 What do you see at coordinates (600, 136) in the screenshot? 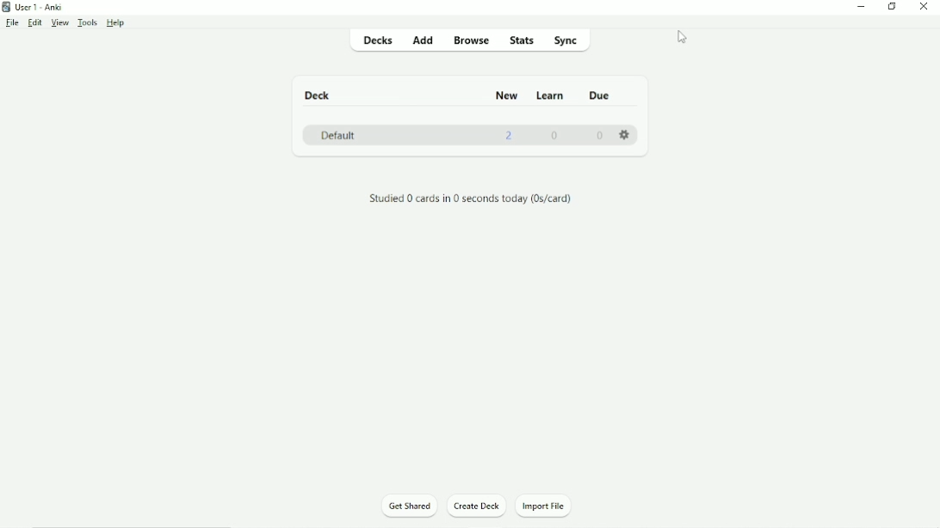
I see `0` at bounding box center [600, 136].